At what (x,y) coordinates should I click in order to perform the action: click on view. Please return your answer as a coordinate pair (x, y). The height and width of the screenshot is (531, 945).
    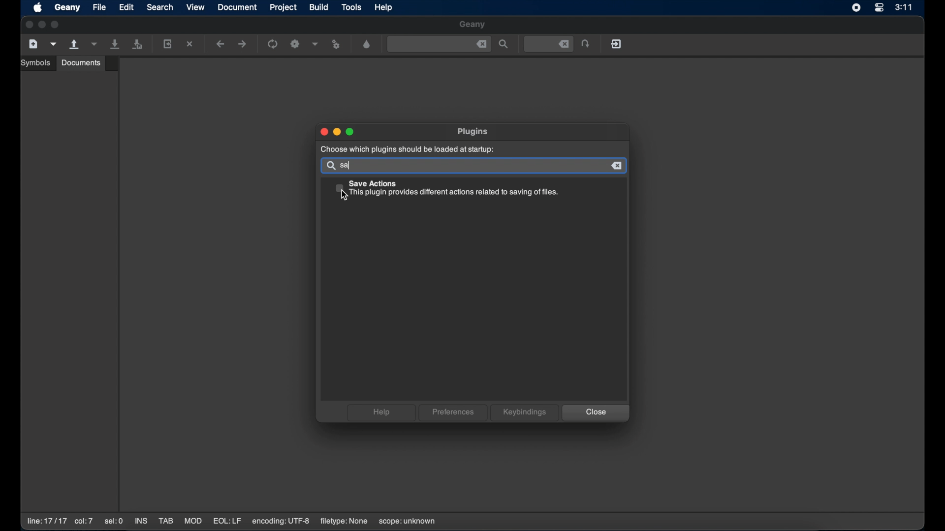
    Looking at the image, I should click on (196, 7).